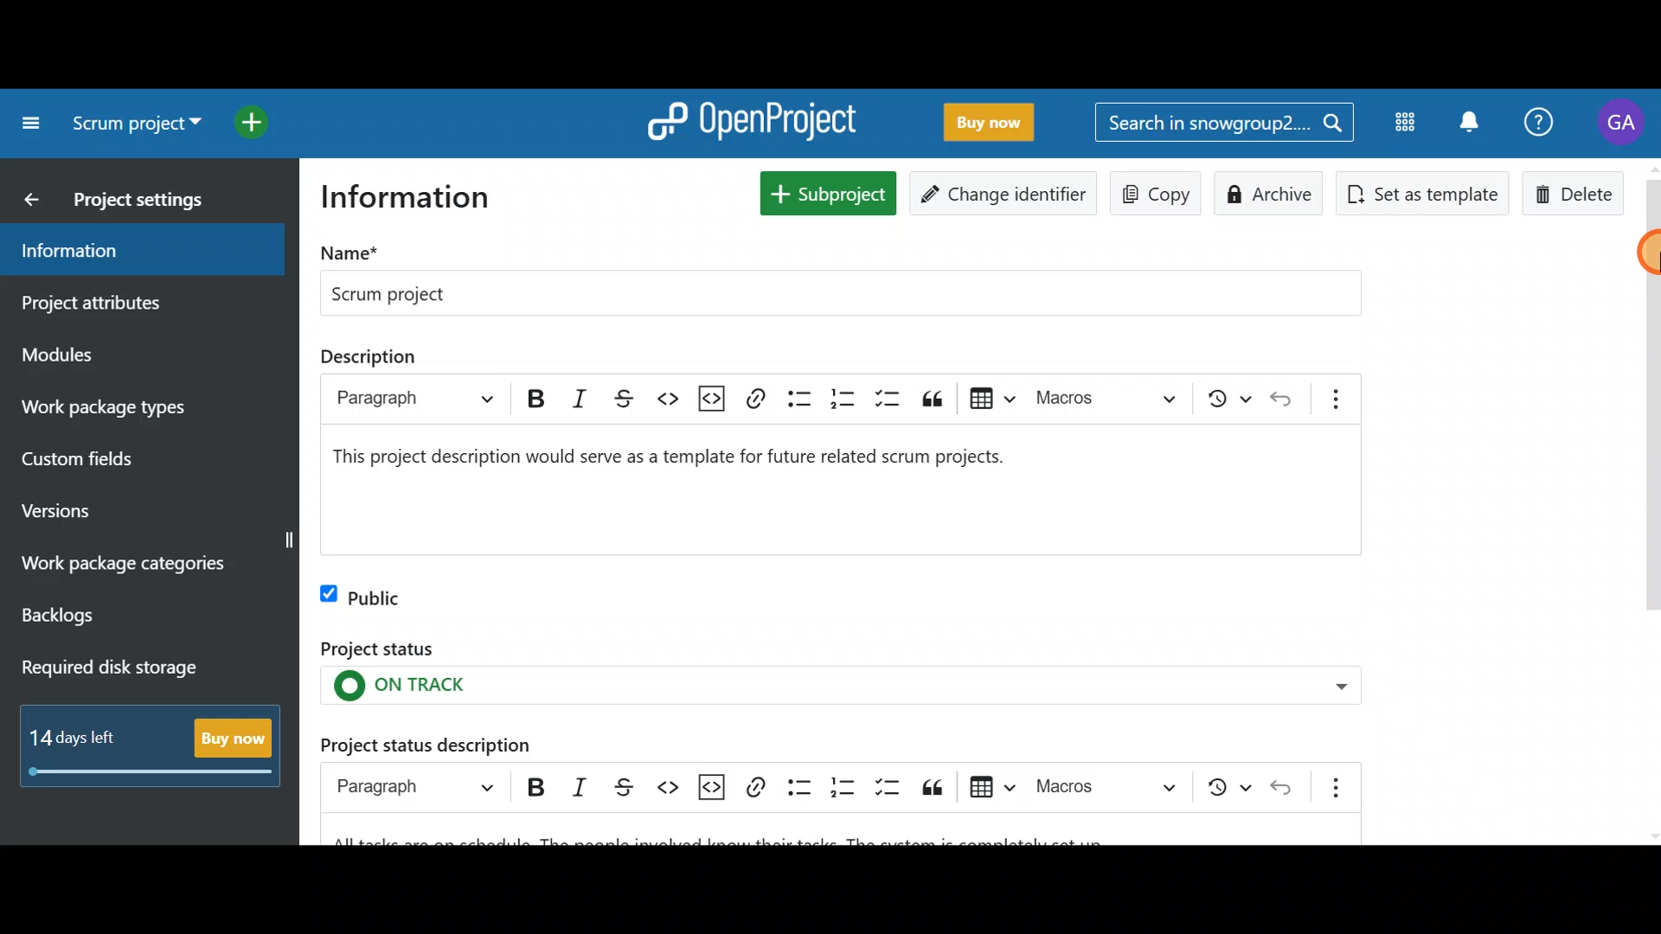 The width and height of the screenshot is (1661, 934). What do you see at coordinates (412, 398) in the screenshot?
I see `paragraph` at bounding box center [412, 398].